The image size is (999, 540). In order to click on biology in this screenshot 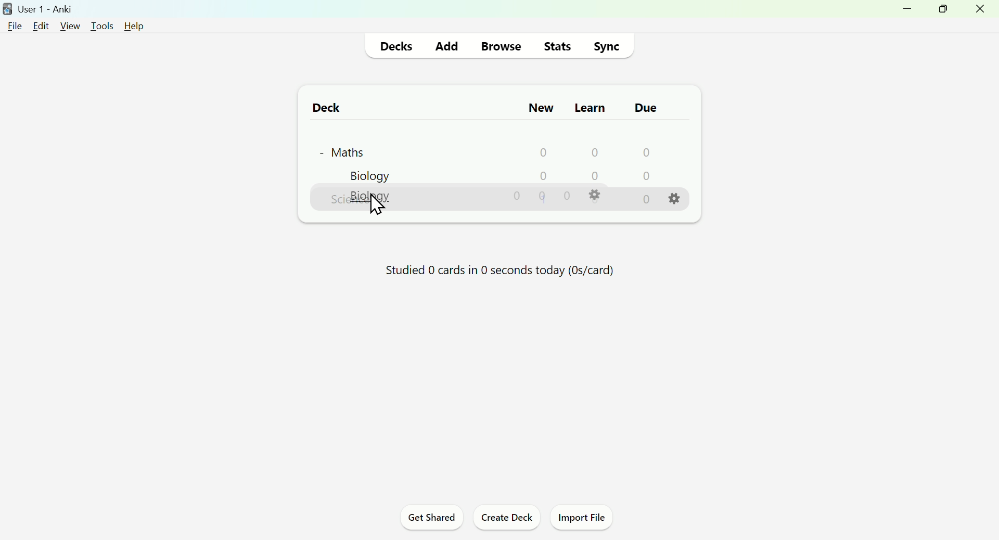, I will do `click(364, 176)`.